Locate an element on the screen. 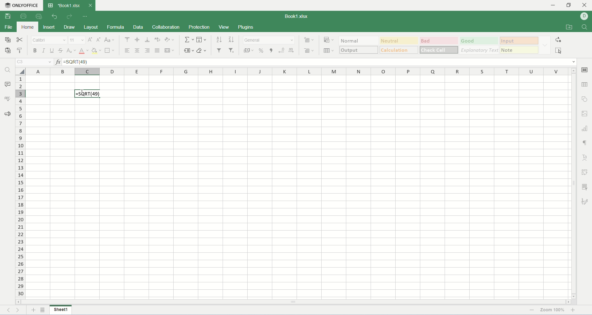  open file is located at coordinates (568, 27).